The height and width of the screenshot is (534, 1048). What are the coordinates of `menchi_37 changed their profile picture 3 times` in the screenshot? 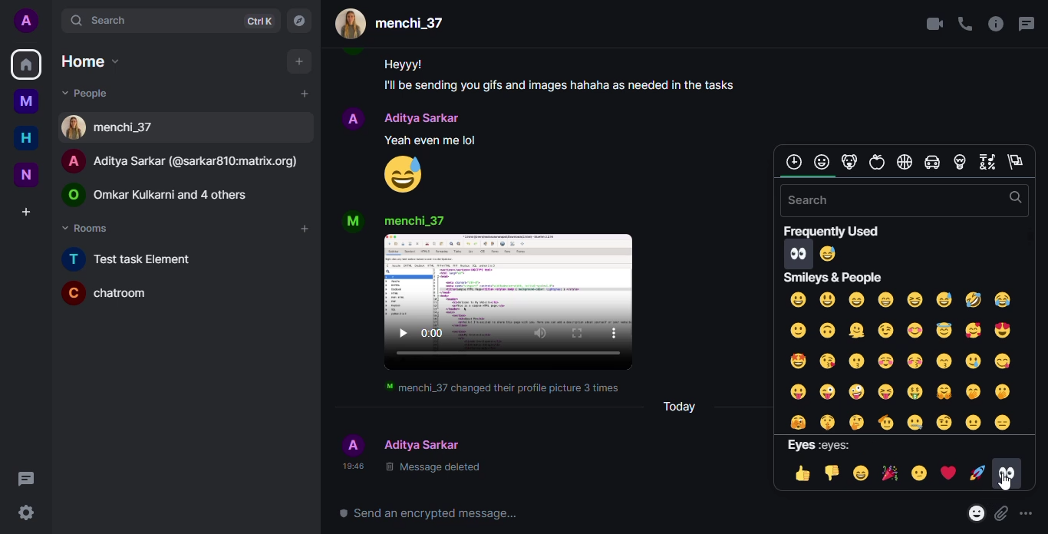 It's located at (501, 388).